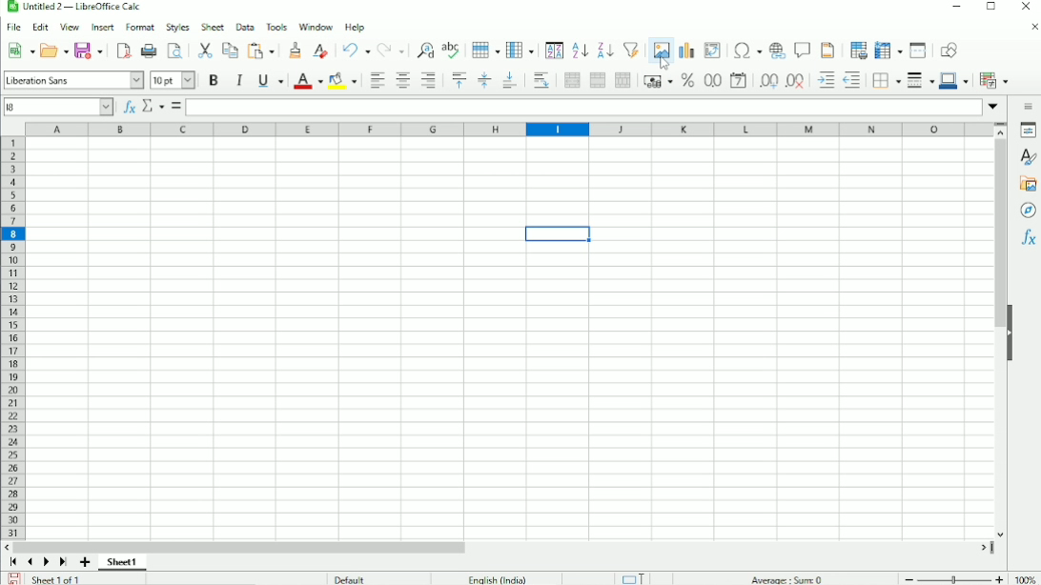 Image resolution: width=1041 pixels, height=585 pixels. I want to click on File , so click(13, 26).